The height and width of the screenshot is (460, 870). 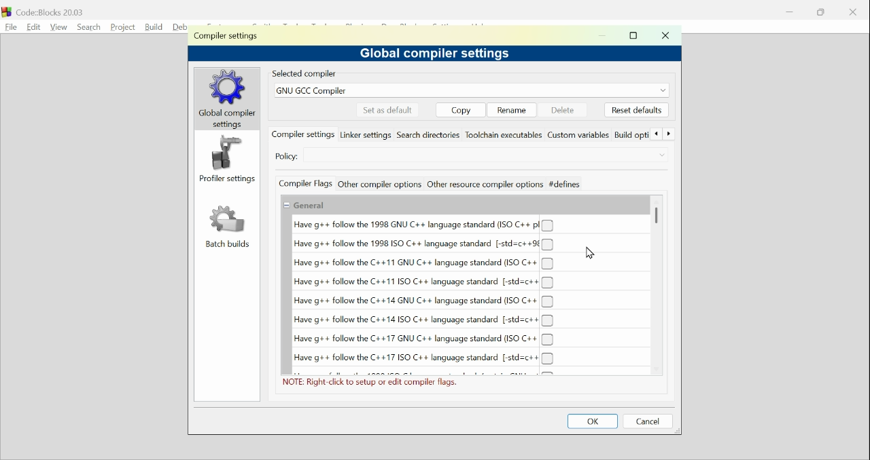 I want to click on Toolchain executables, so click(x=505, y=136).